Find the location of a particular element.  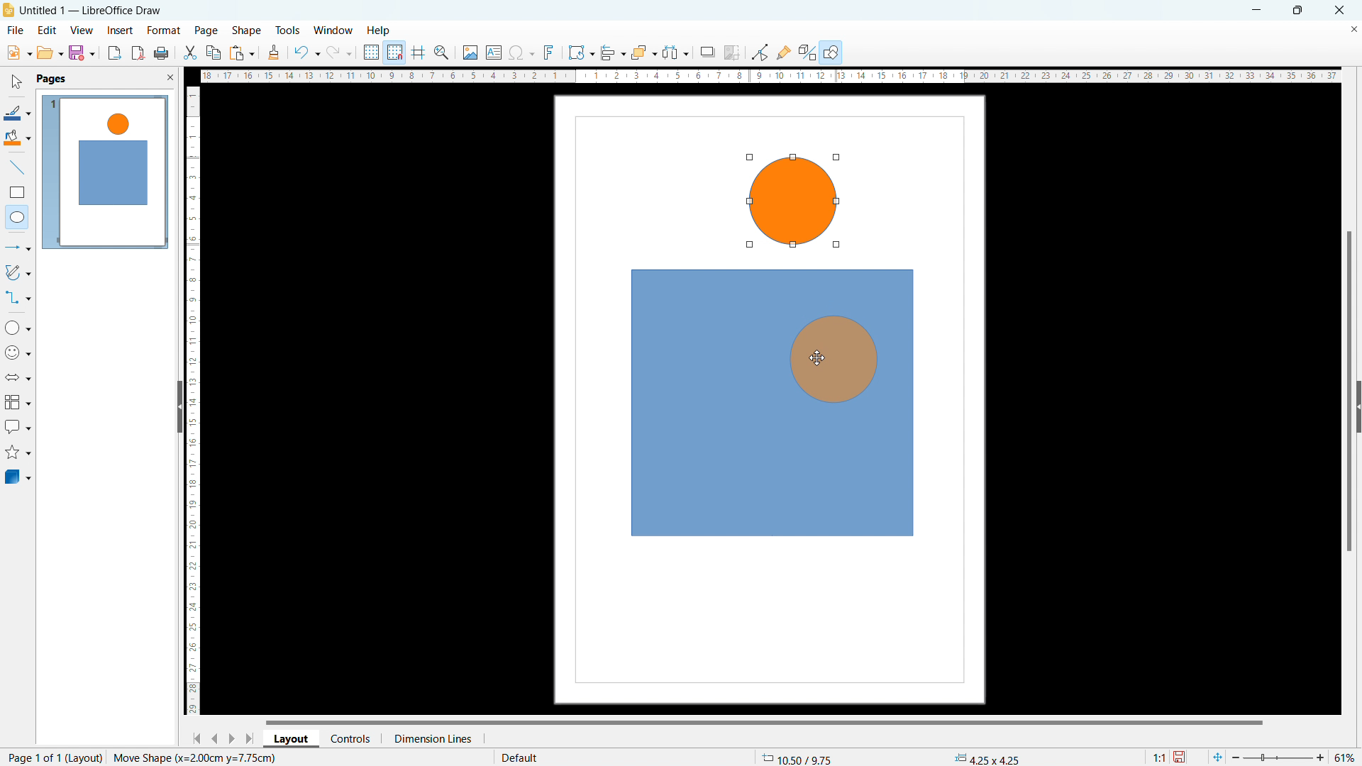

window is located at coordinates (334, 31).